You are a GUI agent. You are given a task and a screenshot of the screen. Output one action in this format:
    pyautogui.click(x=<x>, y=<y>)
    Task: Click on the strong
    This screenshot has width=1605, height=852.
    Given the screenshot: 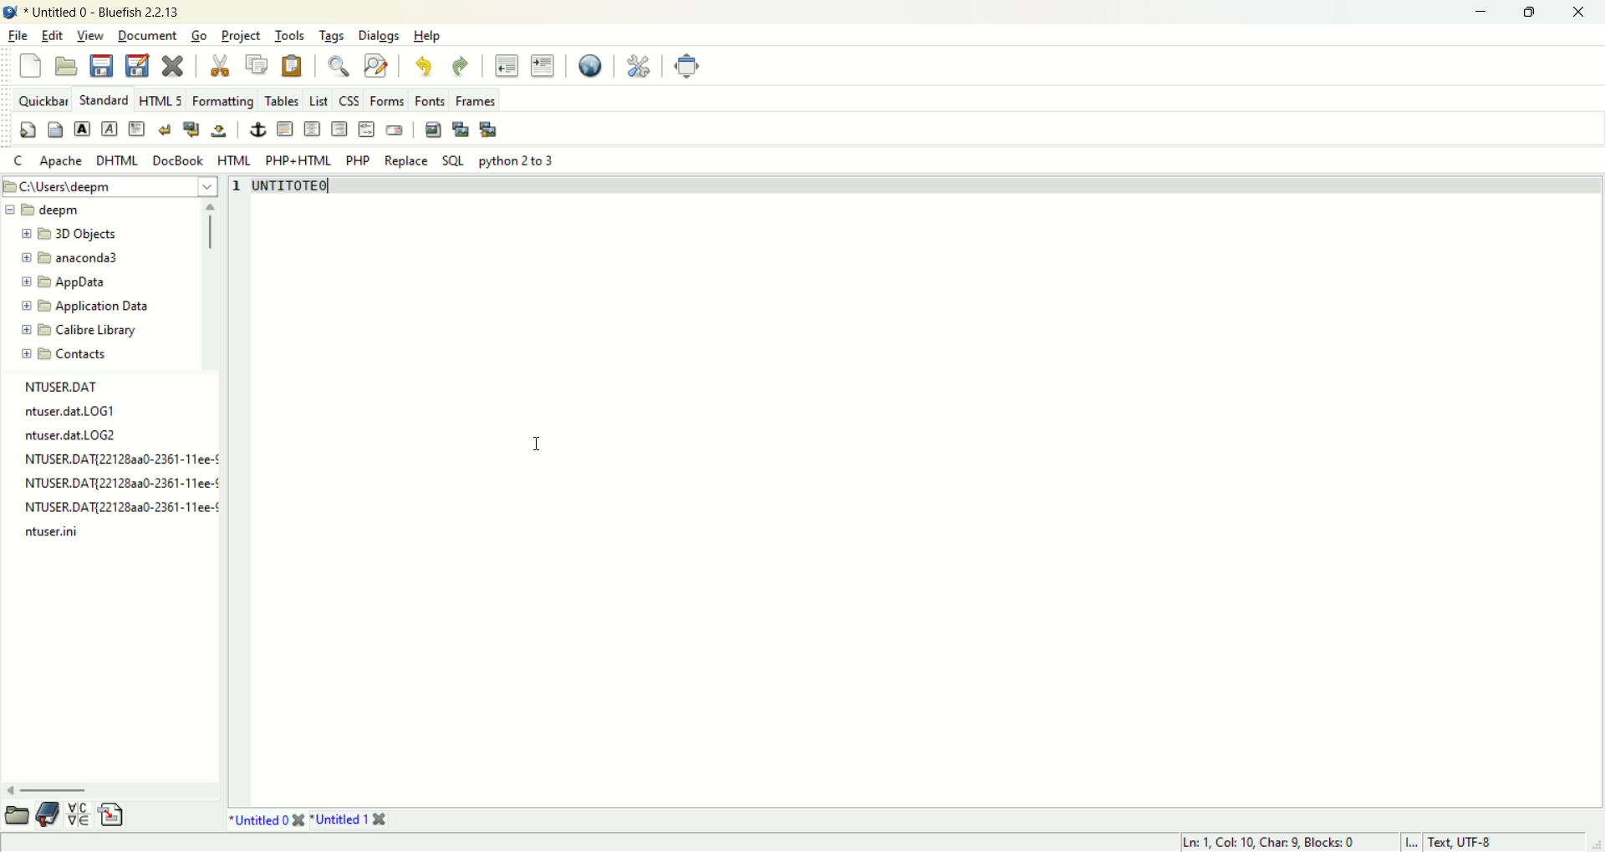 What is the action you would take?
    pyautogui.click(x=79, y=129)
    